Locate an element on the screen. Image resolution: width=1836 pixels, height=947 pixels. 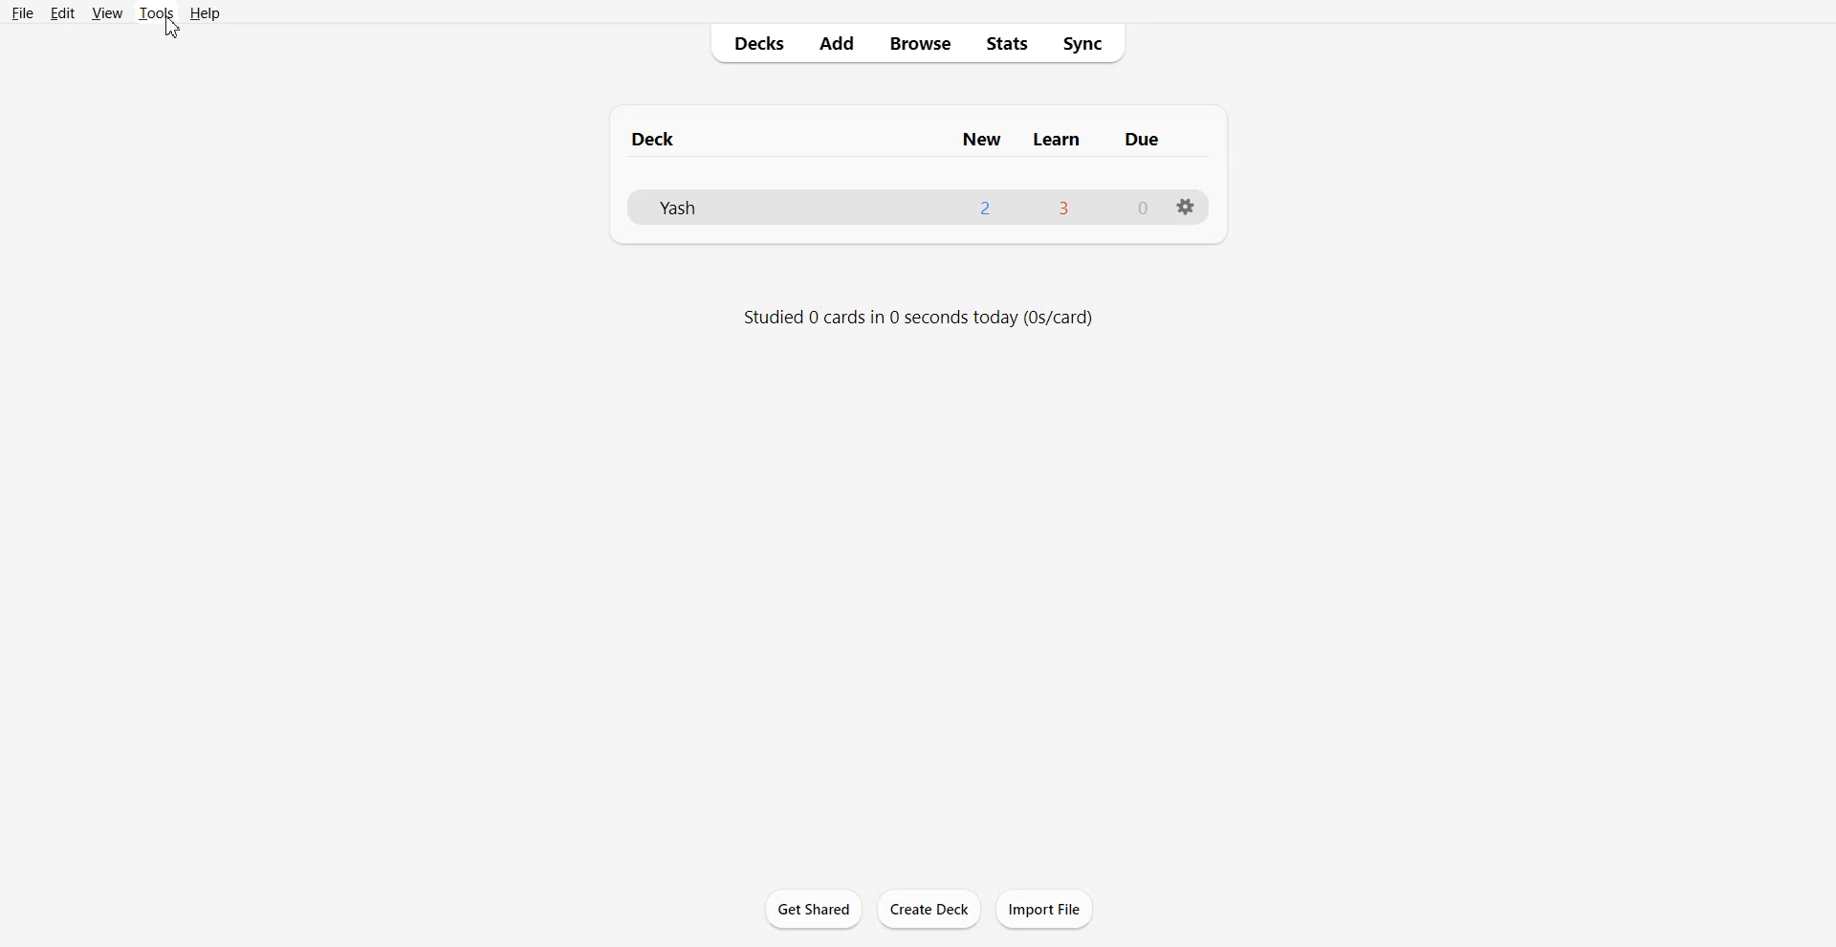
Settings is located at coordinates (1186, 206).